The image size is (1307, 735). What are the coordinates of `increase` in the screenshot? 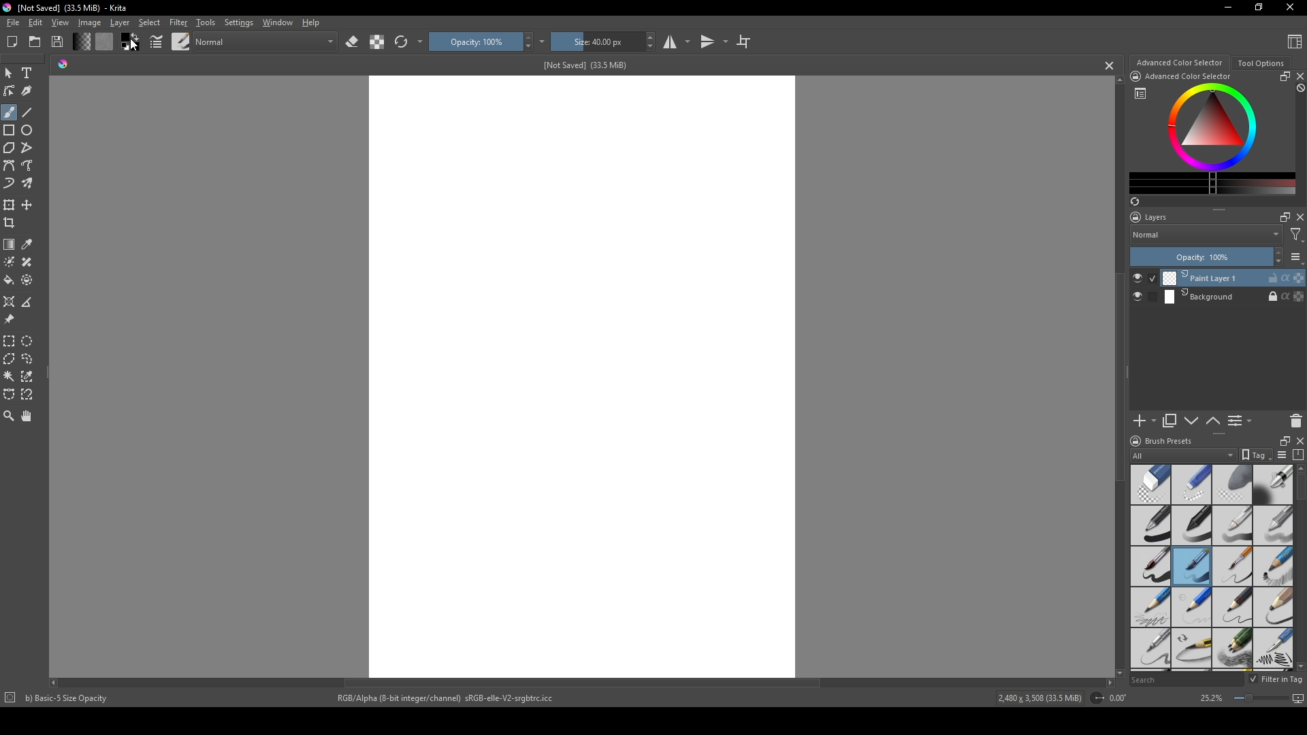 It's located at (1278, 252).